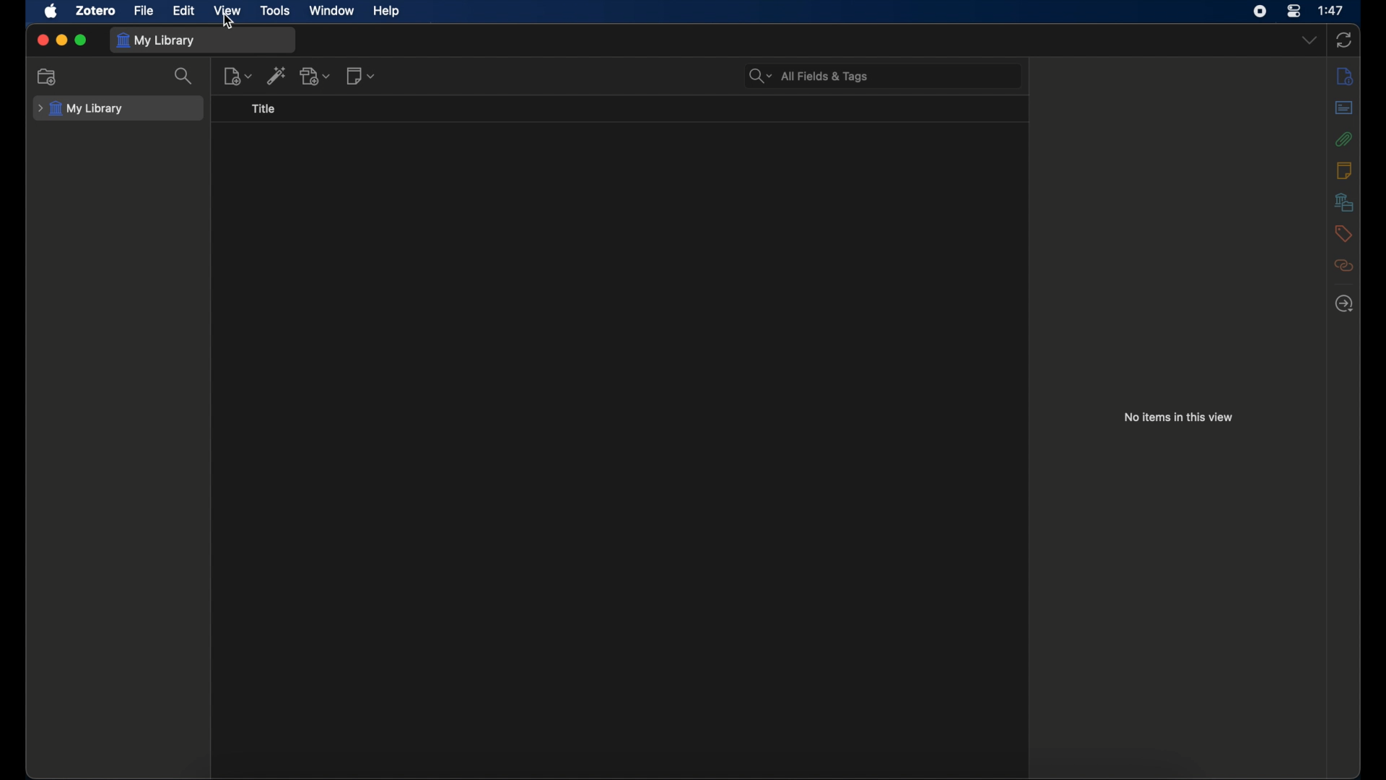  What do you see at coordinates (316, 77) in the screenshot?
I see `add attachments` at bounding box center [316, 77].